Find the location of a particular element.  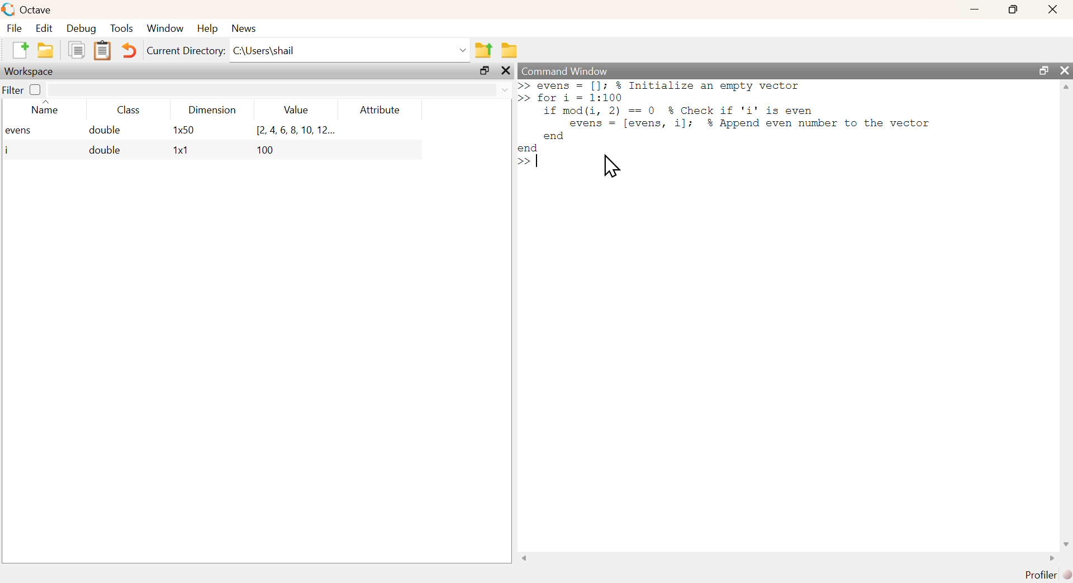

commands is located at coordinates (726, 150).